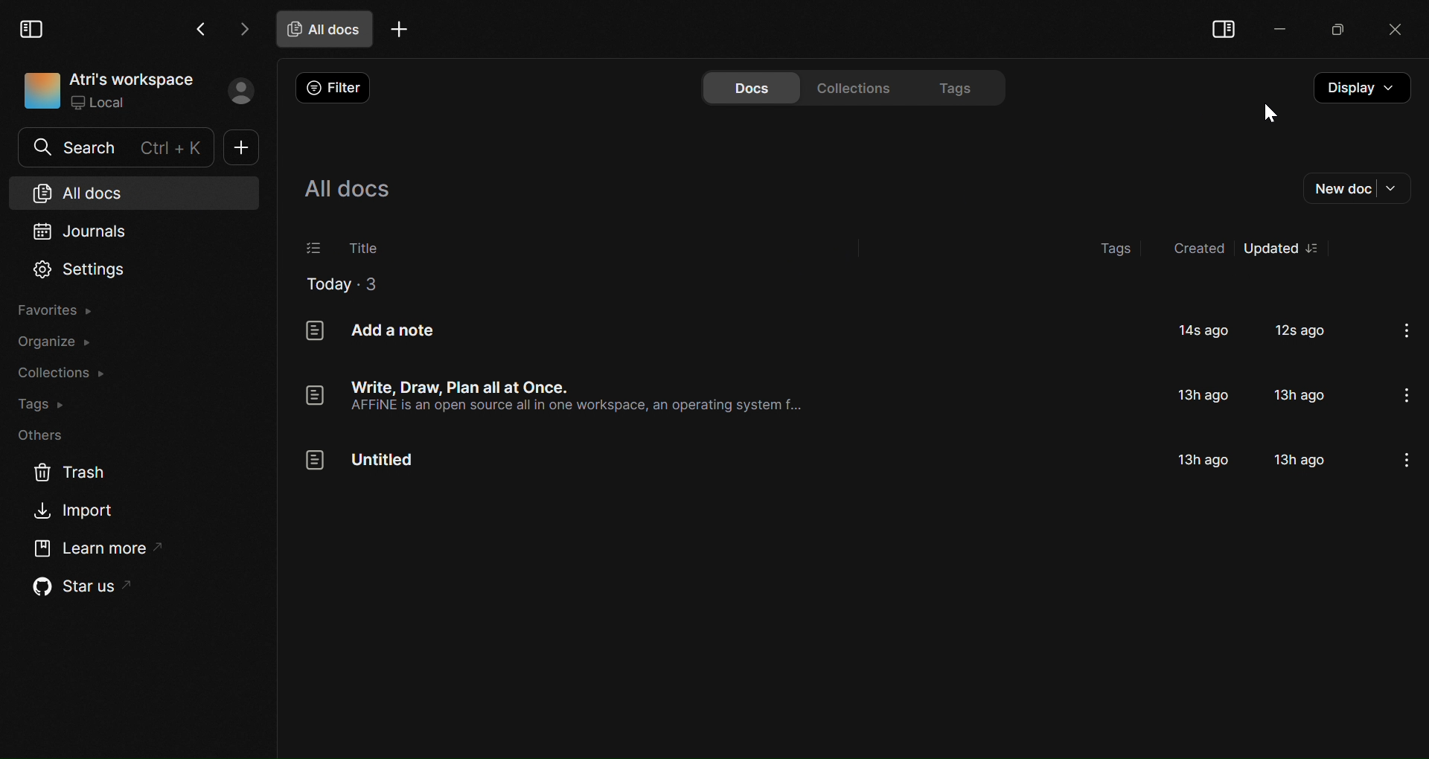 This screenshot has width=1429, height=759. What do you see at coordinates (1297, 458) in the screenshot?
I see `13h ago` at bounding box center [1297, 458].